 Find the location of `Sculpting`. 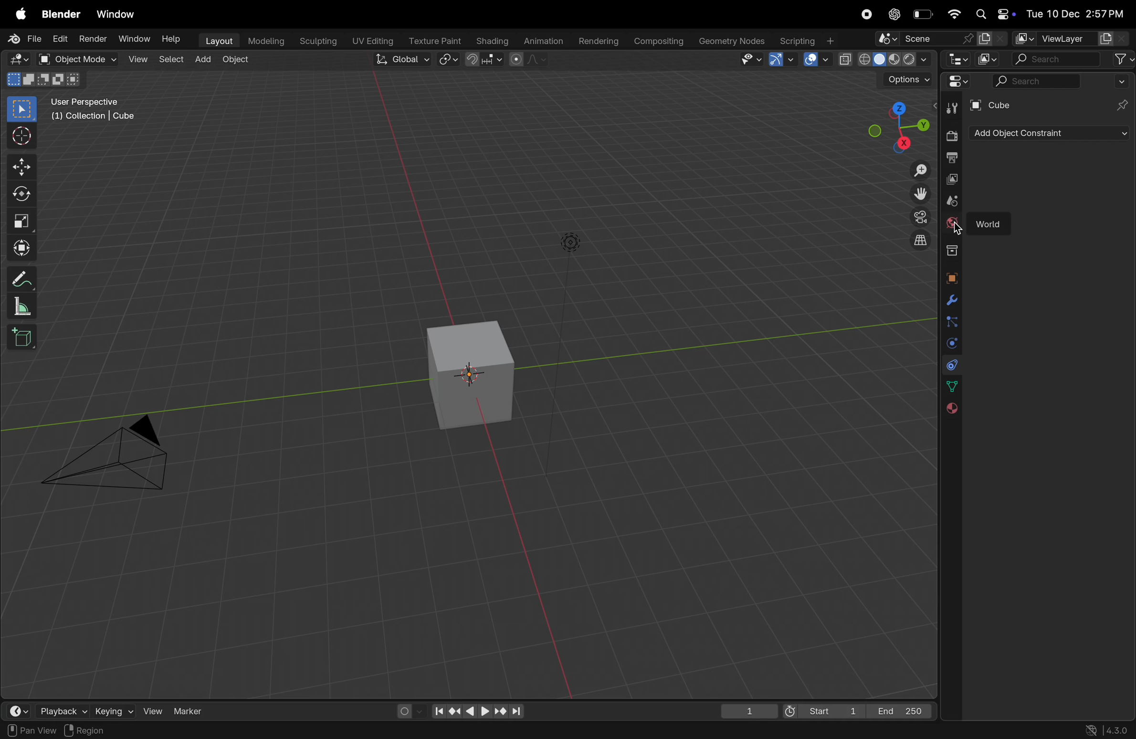

Sculpting is located at coordinates (317, 41).